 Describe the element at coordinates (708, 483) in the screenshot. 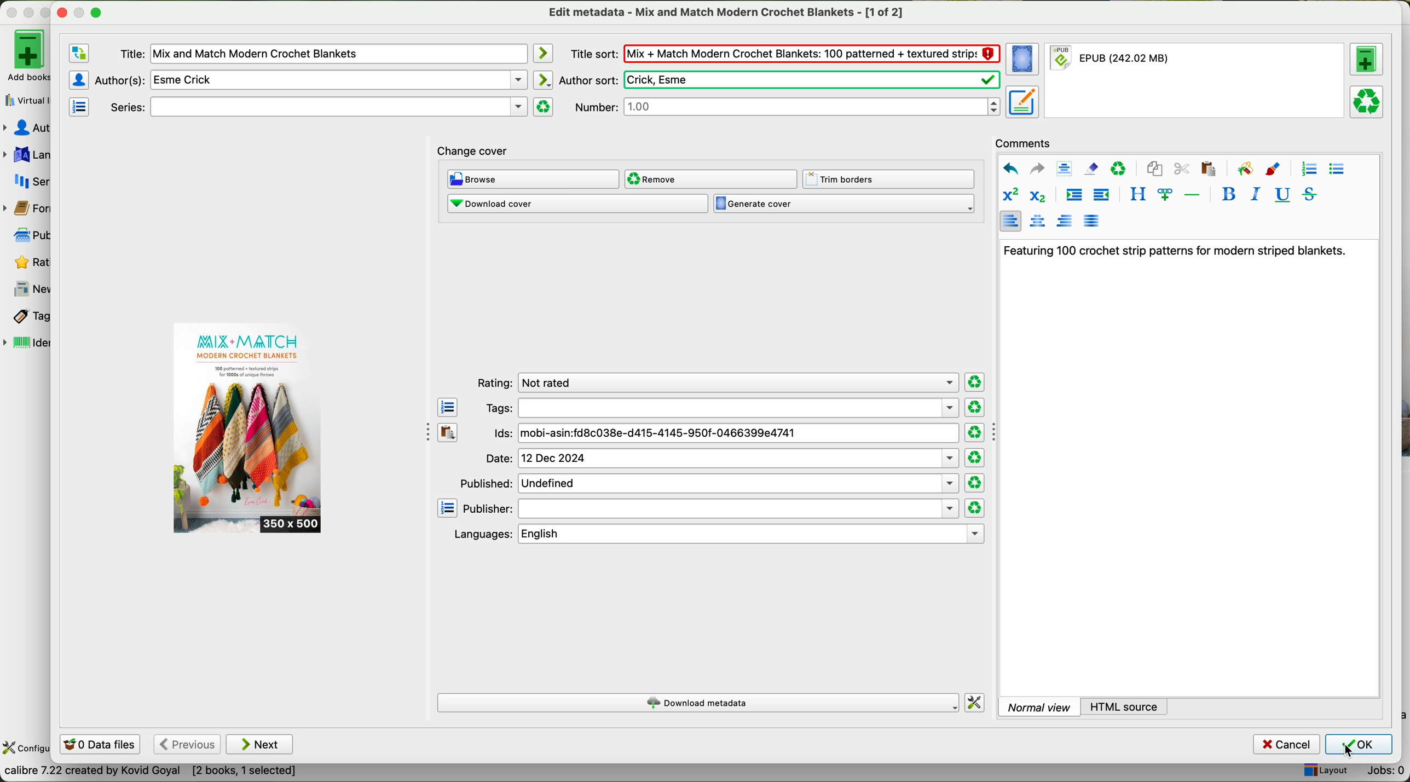

I see `published` at that location.